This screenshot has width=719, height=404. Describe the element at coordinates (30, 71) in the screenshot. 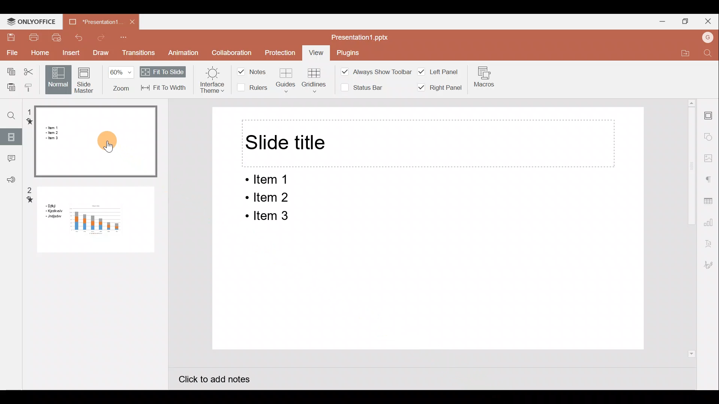

I see `Cut` at that location.